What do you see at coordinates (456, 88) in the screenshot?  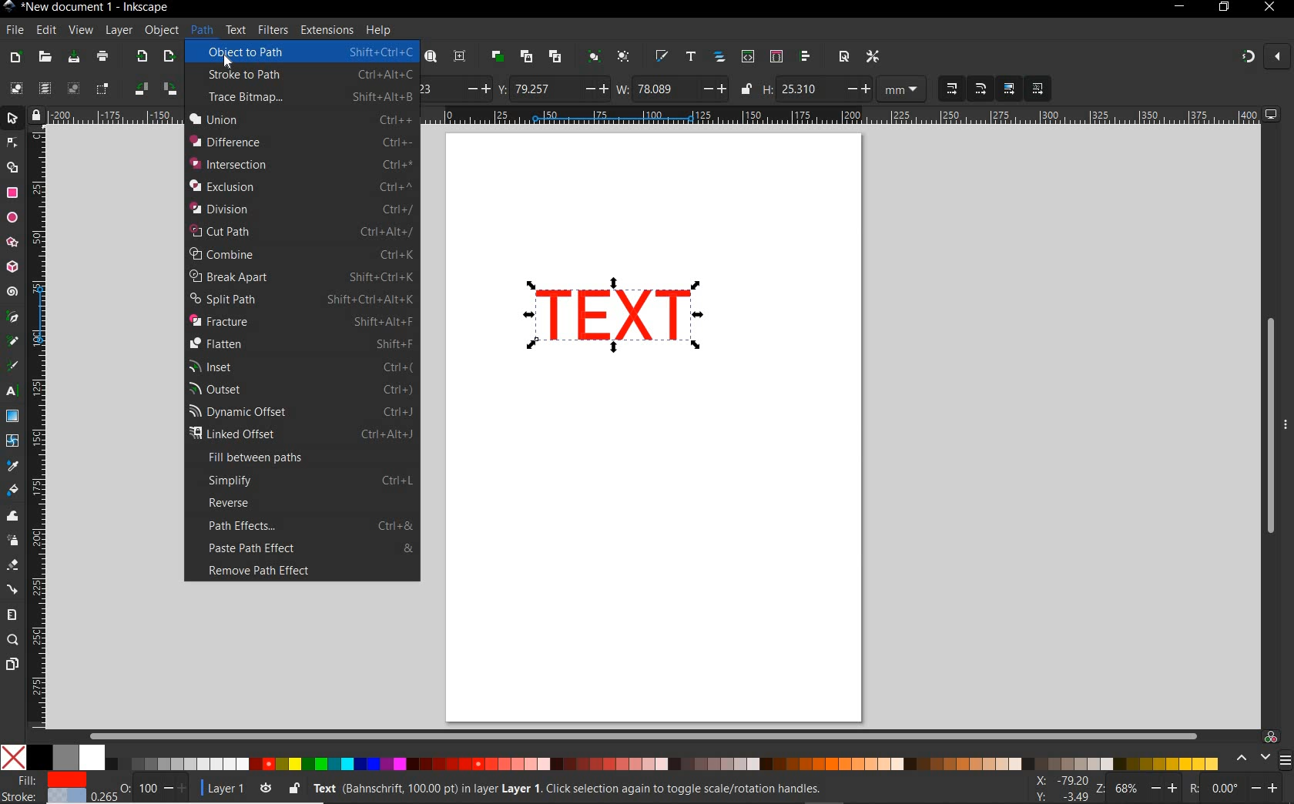 I see `HORIZONTAL COORDINATE OF SELECTION` at bounding box center [456, 88].